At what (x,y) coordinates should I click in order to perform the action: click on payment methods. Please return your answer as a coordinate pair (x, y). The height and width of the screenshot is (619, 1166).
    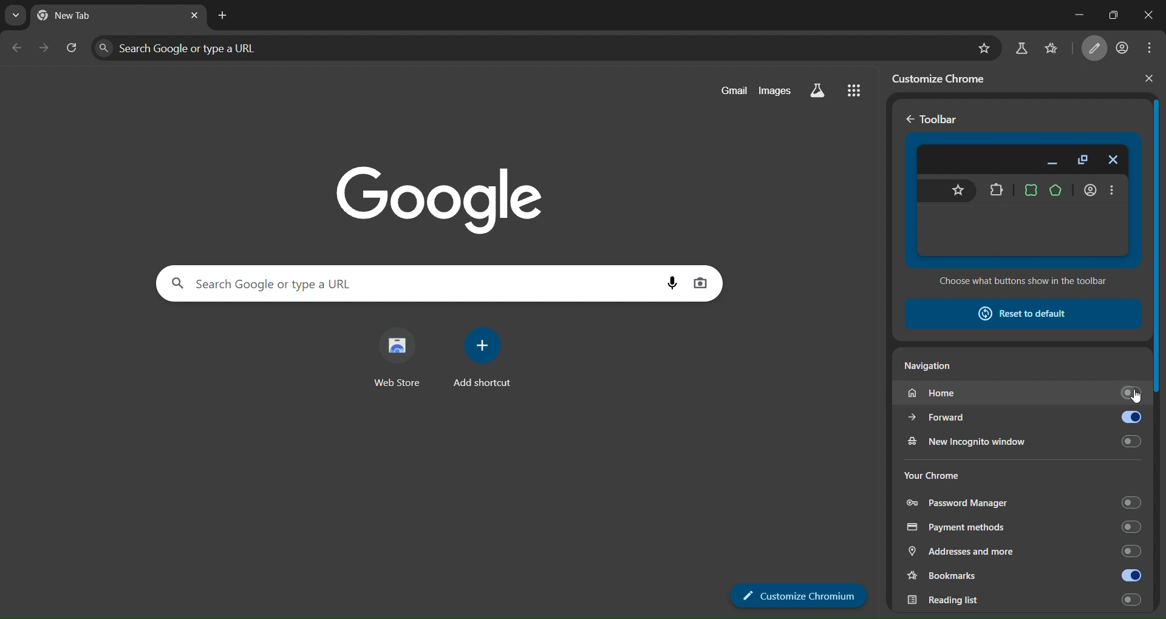
    Looking at the image, I should click on (1021, 526).